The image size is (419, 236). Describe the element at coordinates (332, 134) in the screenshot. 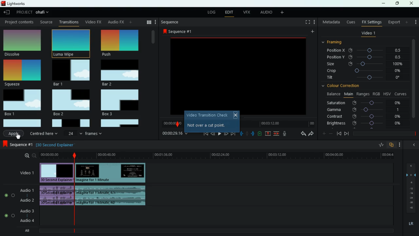

I see `minus` at that location.